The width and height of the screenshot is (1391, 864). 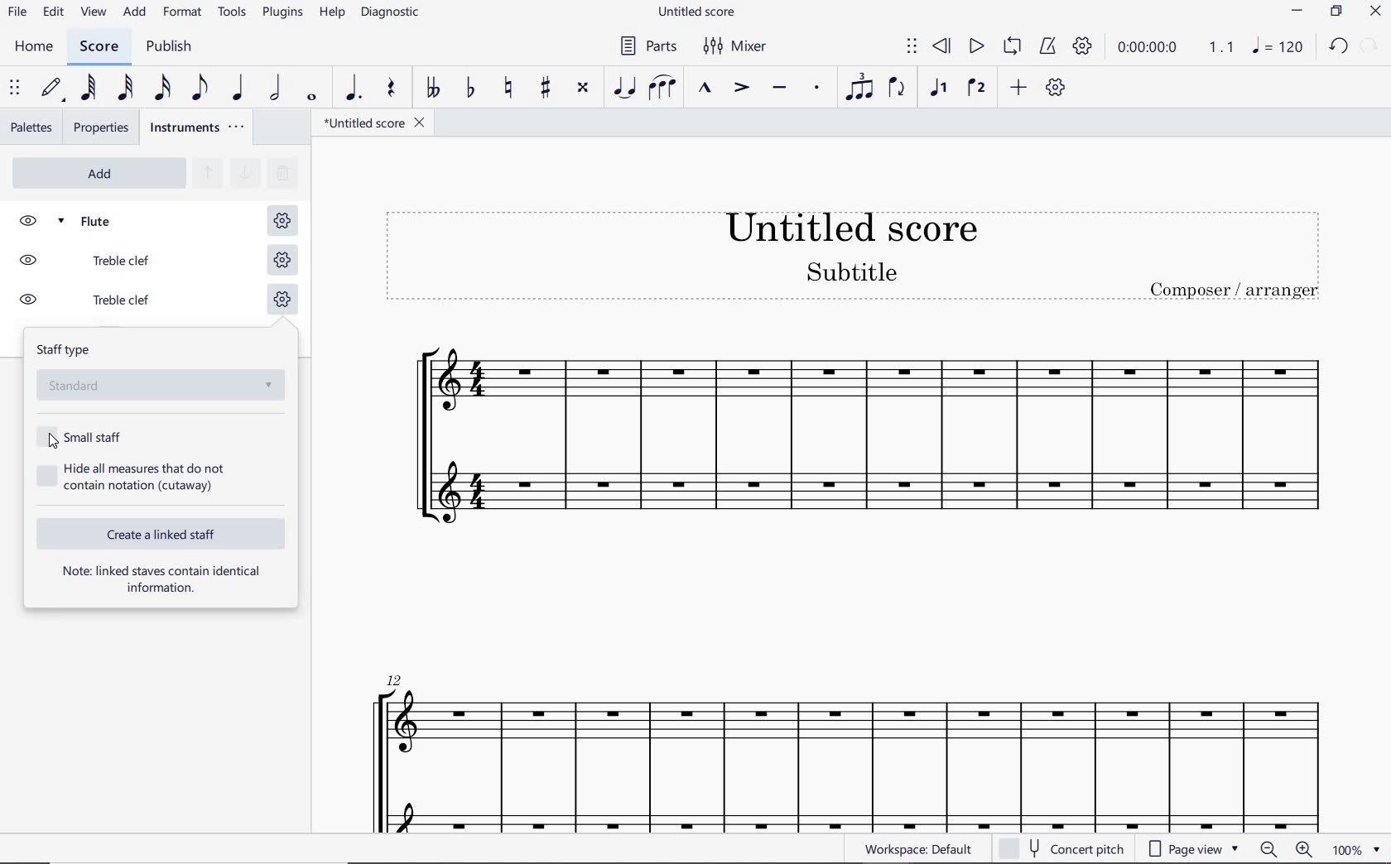 What do you see at coordinates (696, 11) in the screenshot?
I see `FILE NAME` at bounding box center [696, 11].